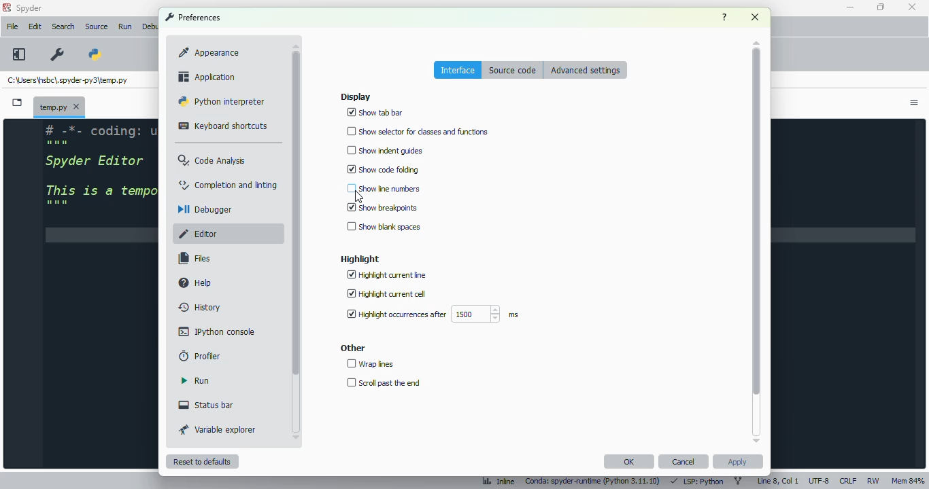 This screenshot has height=489, width=929. I want to click on reset to defaults, so click(202, 461).